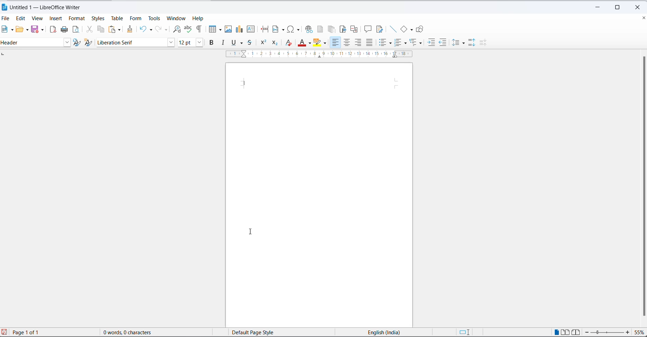 Image resolution: width=647 pixels, height=337 pixels. I want to click on increase indent, so click(431, 43).